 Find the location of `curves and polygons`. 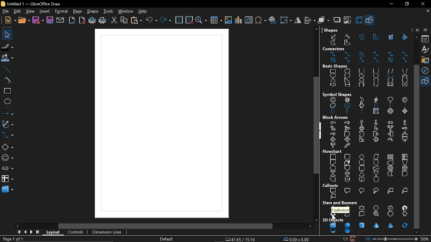

curves and polygons is located at coordinates (7, 125).